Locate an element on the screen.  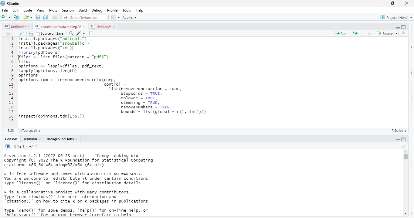
close is located at coordinates (84, 27).